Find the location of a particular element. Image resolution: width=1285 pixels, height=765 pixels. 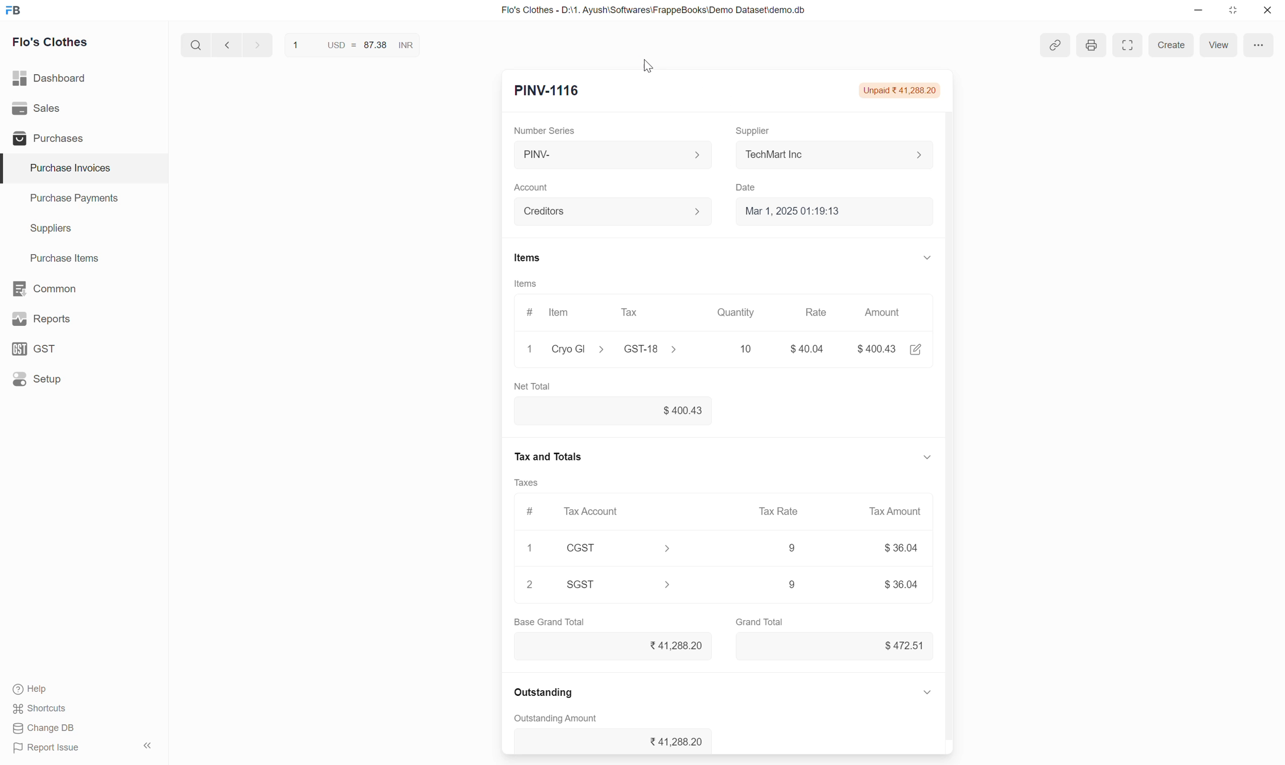

expand is located at coordinates (926, 257).